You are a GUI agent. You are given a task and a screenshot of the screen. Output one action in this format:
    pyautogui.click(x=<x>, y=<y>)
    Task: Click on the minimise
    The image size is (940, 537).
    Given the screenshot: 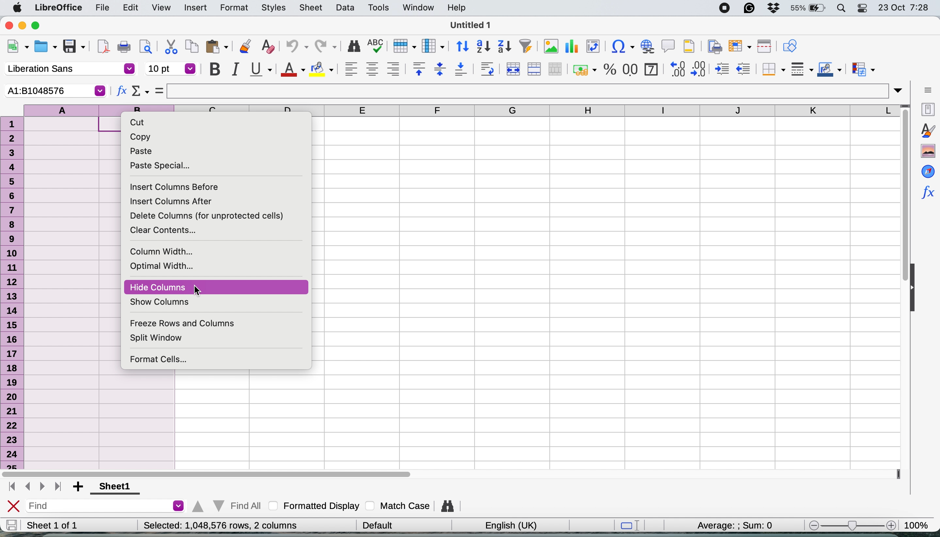 What is the action you would take?
    pyautogui.click(x=24, y=26)
    